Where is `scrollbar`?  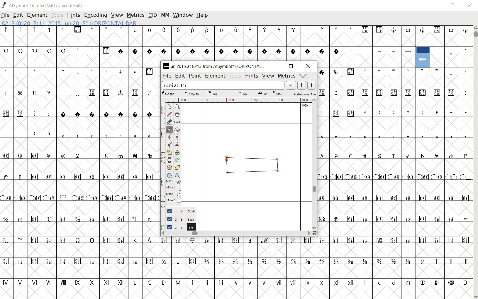
scrollbar is located at coordinates (236, 234).